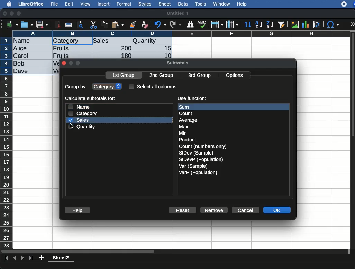  I want to click on sheet 2, so click(61, 259).